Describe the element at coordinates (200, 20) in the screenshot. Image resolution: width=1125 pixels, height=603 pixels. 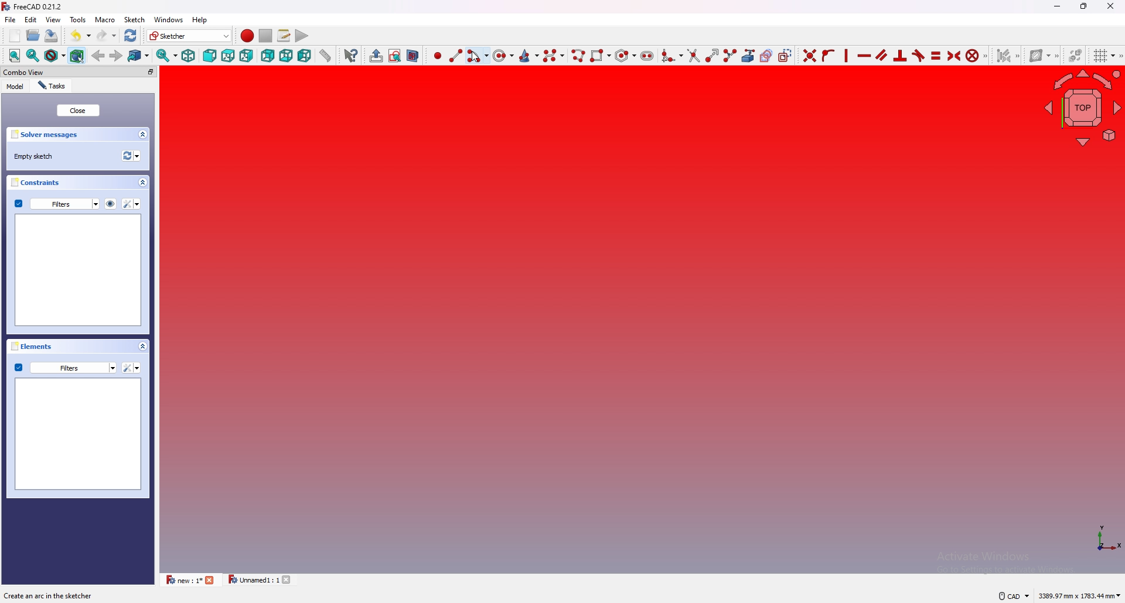
I see `help` at that location.